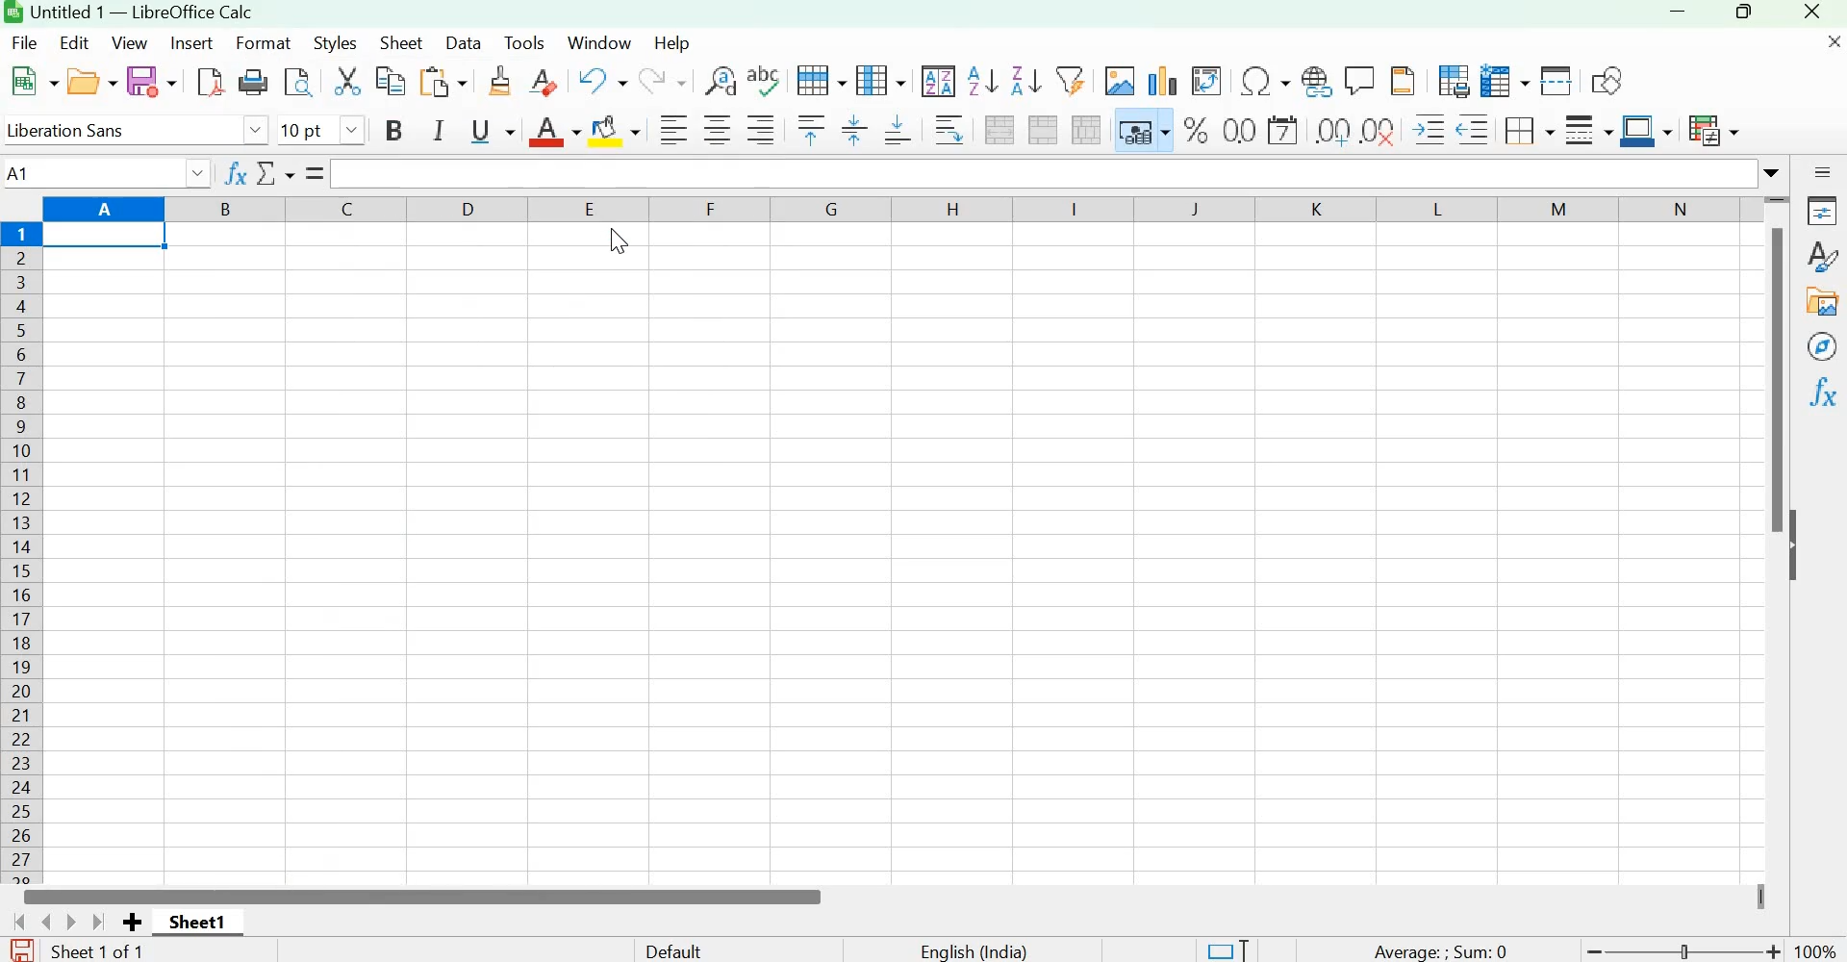 Image resolution: width=1847 pixels, height=962 pixels. Describe the element at coordinates (852, 131) in the screenshot. I see `Center vertically` at that location.